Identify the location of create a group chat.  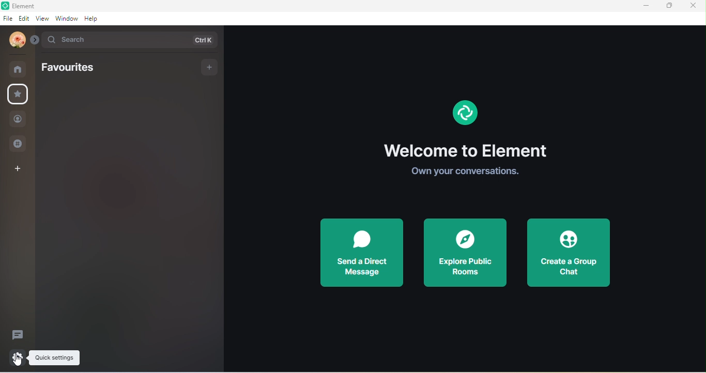
(566, 253).